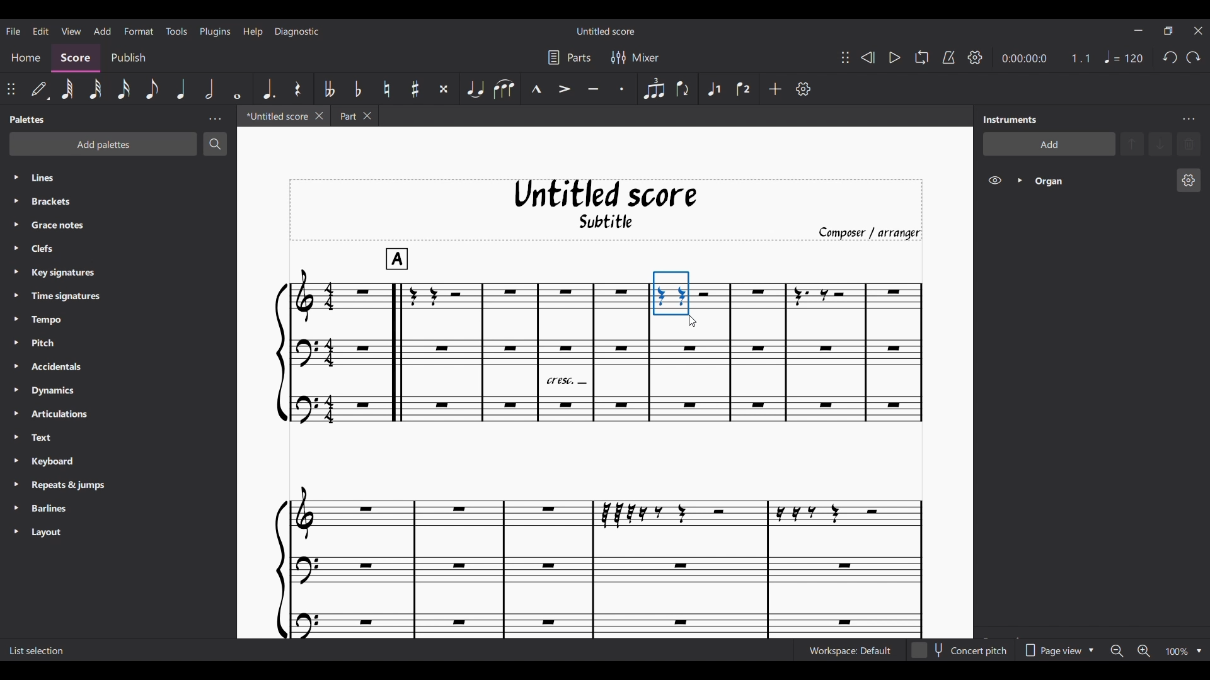  Describe the element at coordinates (775, 89) in the screenshot. I see `Add` at that location.